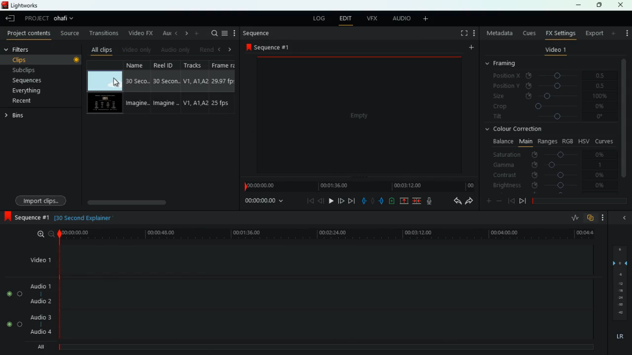  What do you see at coordinates (382, 202) in the screenshot?
I see `push` at bounding box center [382, 202].